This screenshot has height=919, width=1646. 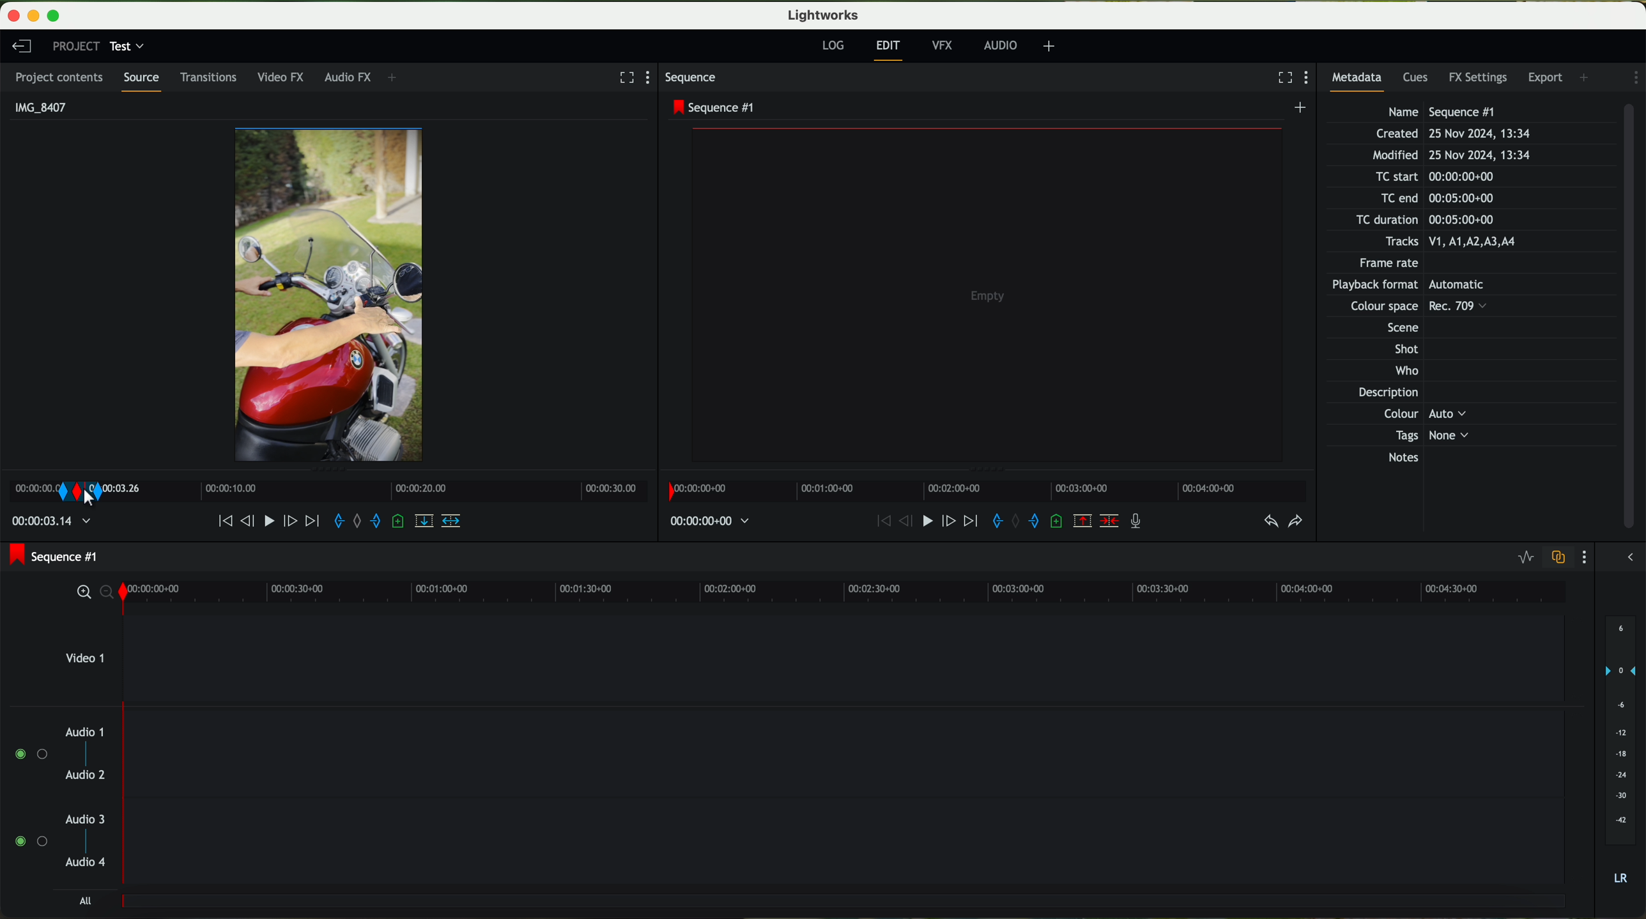 What do you see at coordinates (1450, 156) in the screenshot?
I see `Modified` at bounding box center [1450, 156].